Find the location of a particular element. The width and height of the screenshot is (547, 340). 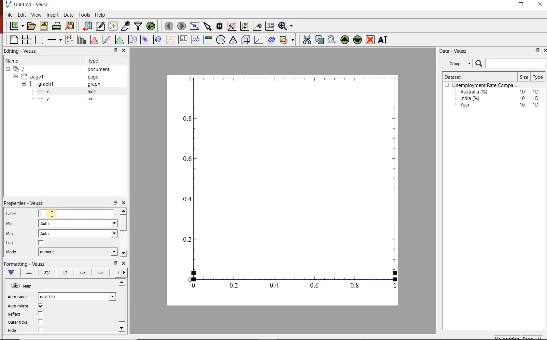

axis lines is located at coordinates (30, 273).